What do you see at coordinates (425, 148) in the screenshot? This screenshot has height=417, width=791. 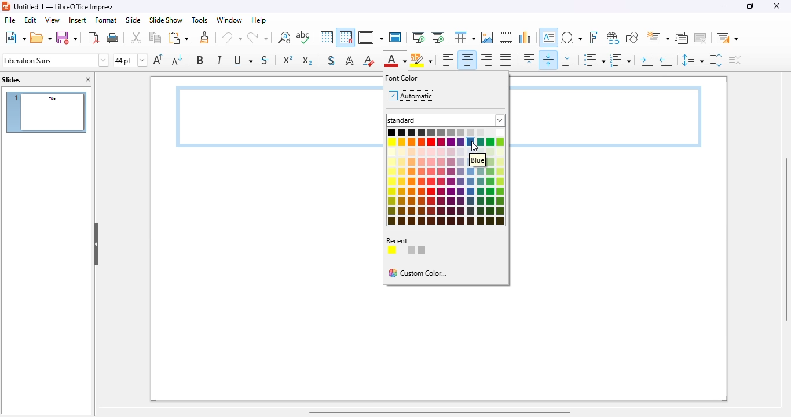 I see `other font colors` at bounding box center [425, 148].